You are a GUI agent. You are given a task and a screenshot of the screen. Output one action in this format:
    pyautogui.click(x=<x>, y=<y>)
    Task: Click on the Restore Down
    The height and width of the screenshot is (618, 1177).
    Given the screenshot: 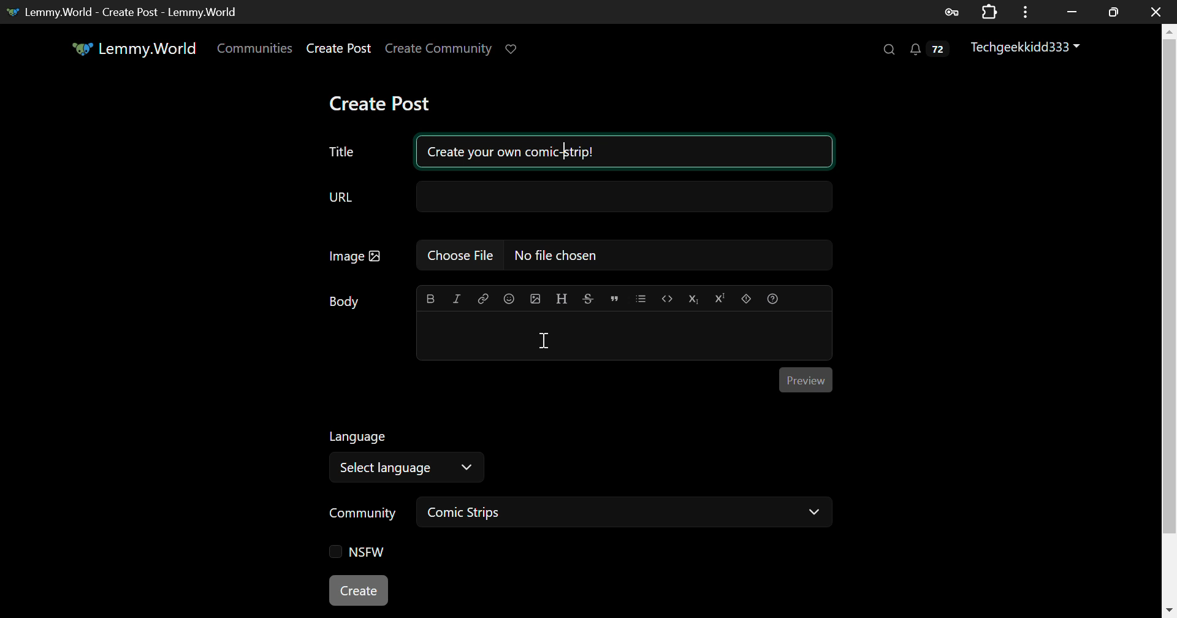 What is the action you would take?
    pyautogui.click(x=1073, y=10)
    